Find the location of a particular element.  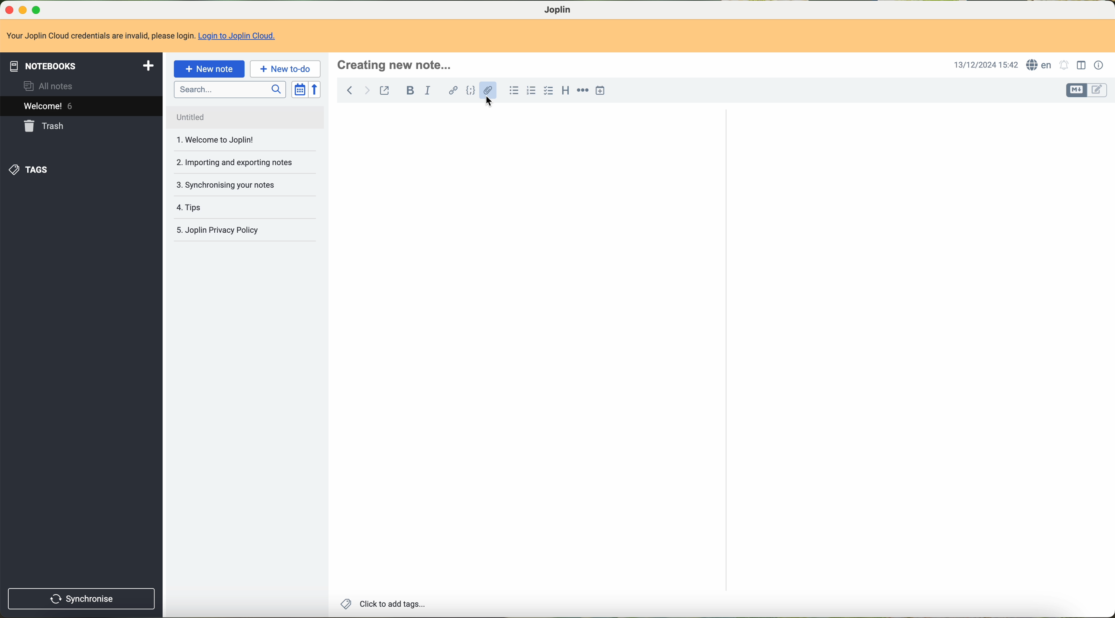

synchronise is located at coordinates (81, 599).